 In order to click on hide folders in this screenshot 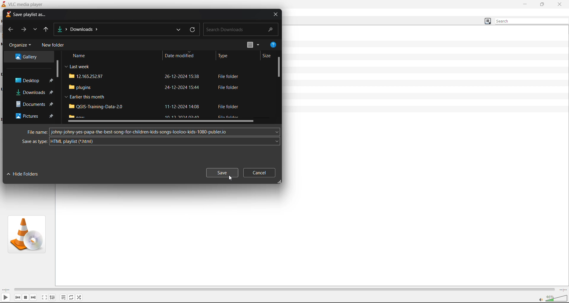, I will do `click(23, 174)`.